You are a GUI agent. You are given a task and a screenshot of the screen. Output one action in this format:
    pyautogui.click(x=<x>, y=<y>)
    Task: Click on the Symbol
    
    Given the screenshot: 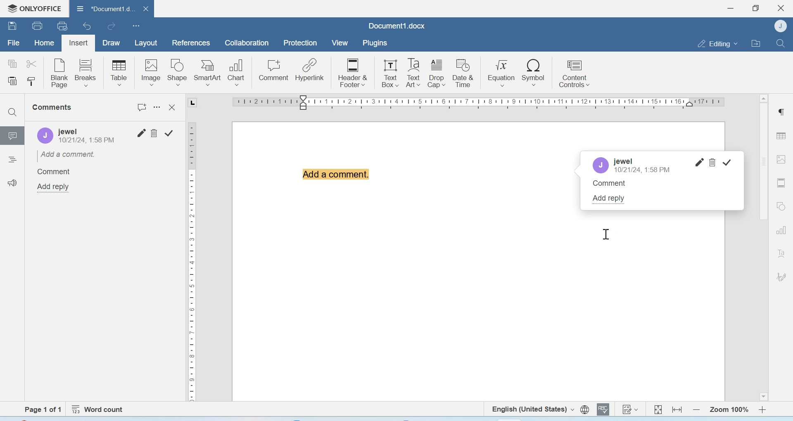 What is the action you would take?
    pyautogui.click(x=534, y=72)
    